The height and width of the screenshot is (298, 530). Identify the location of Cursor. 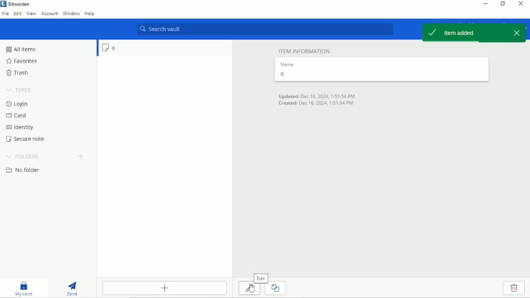
(251, 289).